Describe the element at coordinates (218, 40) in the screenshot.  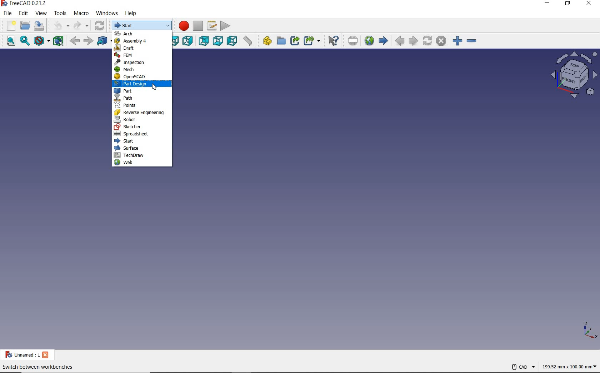
I see `BOTTOM` at that location.